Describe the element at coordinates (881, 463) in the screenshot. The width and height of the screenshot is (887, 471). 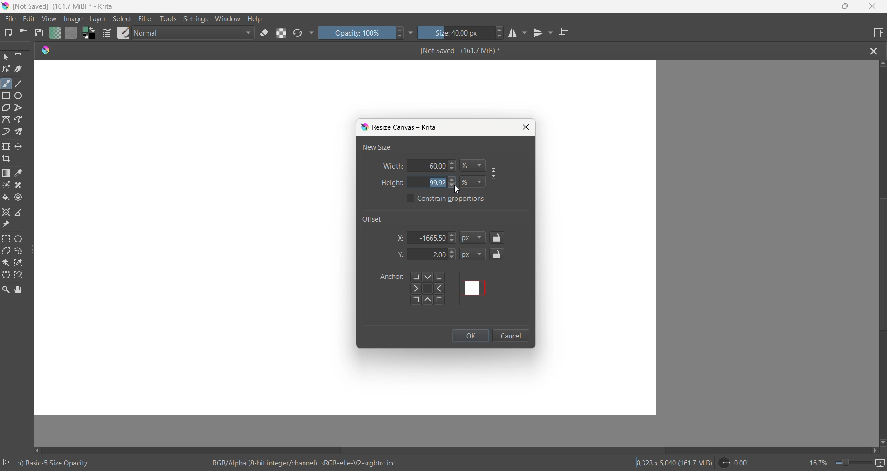
I see `slideshow` at that location.